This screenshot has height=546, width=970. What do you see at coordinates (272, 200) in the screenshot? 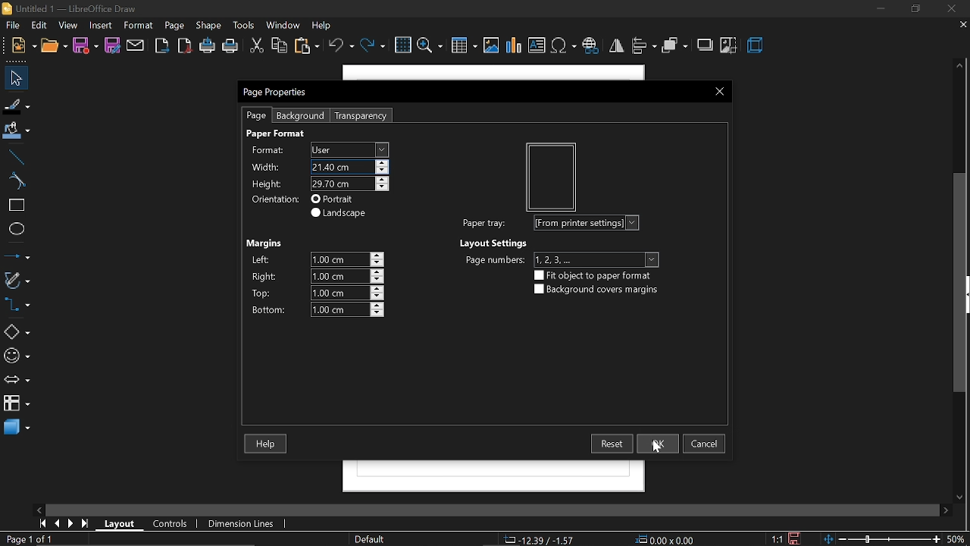
I see `Orientation` at bounding box center [272, 200].